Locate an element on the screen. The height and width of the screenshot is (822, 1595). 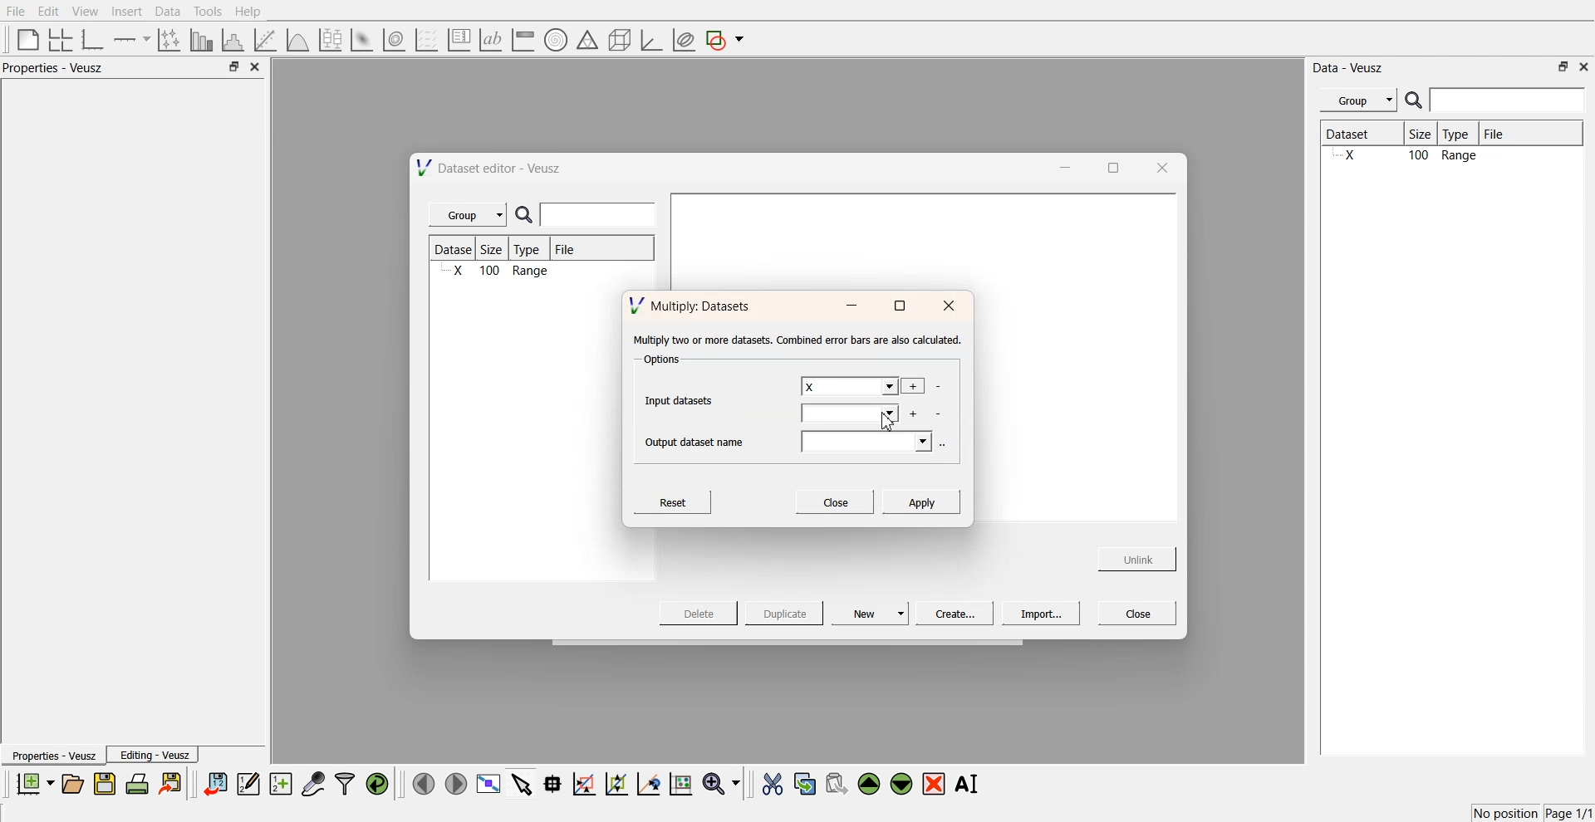
close is located at coordinates (950, 306).